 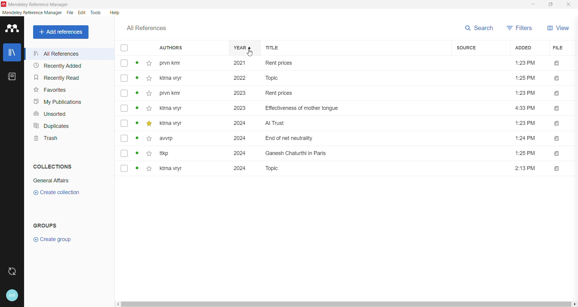 What do you see at coordinates (467, 48) in the screenshot?
I see `source` at bounding box center [467, 48].